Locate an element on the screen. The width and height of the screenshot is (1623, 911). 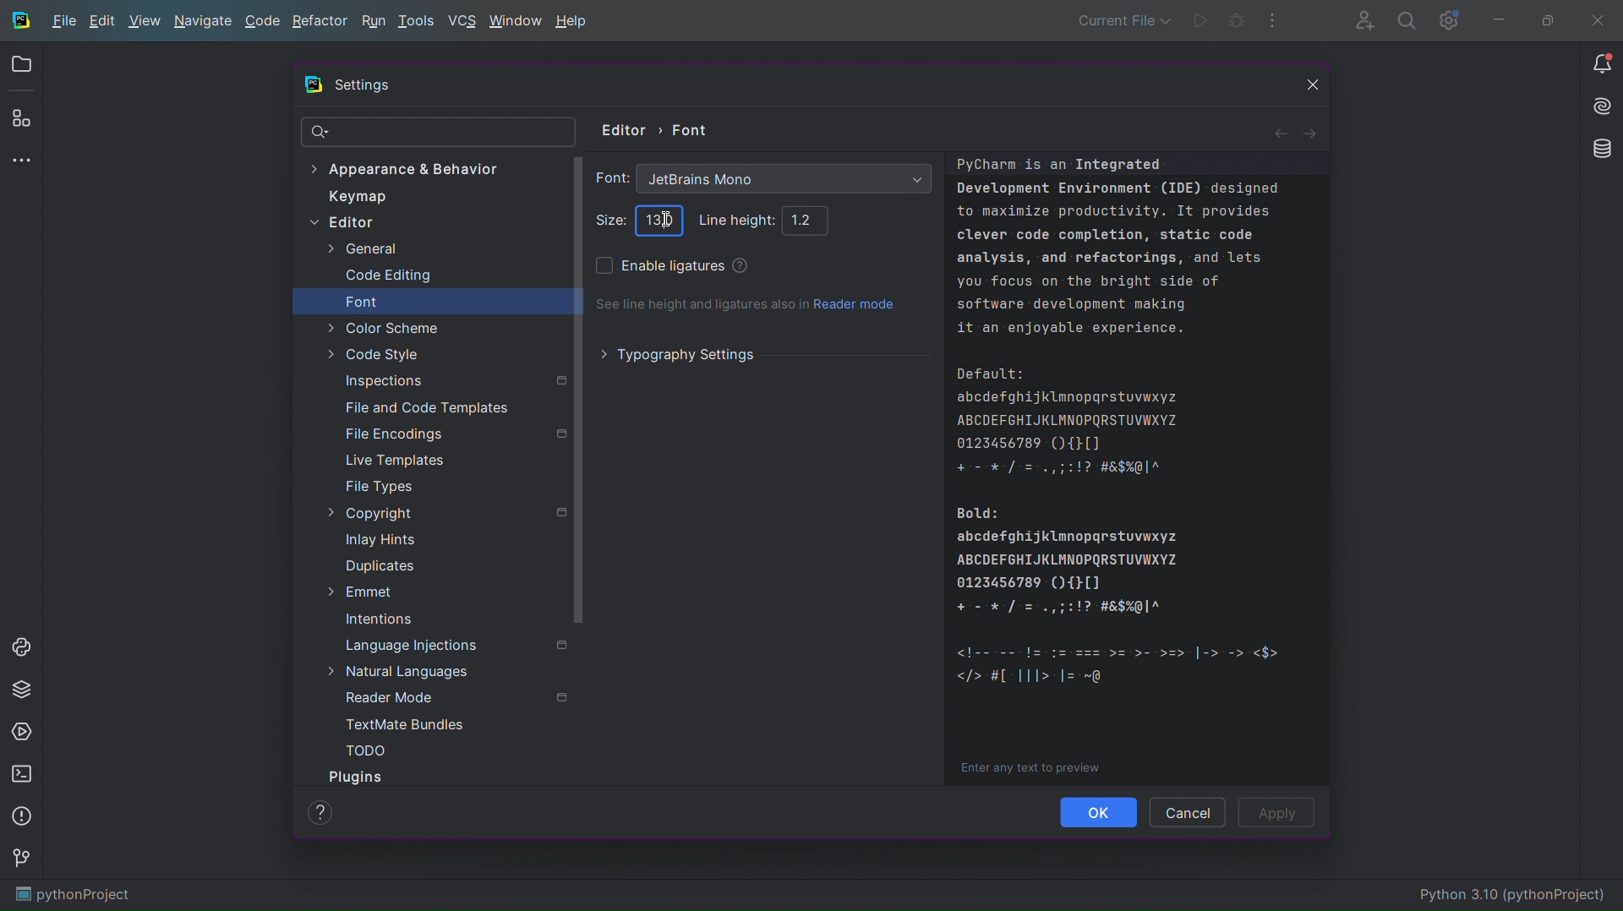
Keymap is located at coordinates (358, 197).